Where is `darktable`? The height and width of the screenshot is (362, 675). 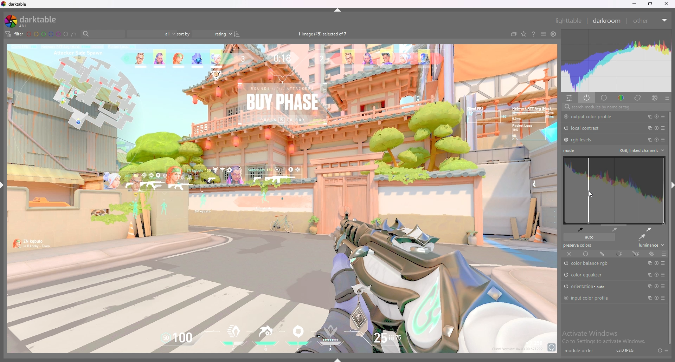
darktable is located at coordinates (15, 4).